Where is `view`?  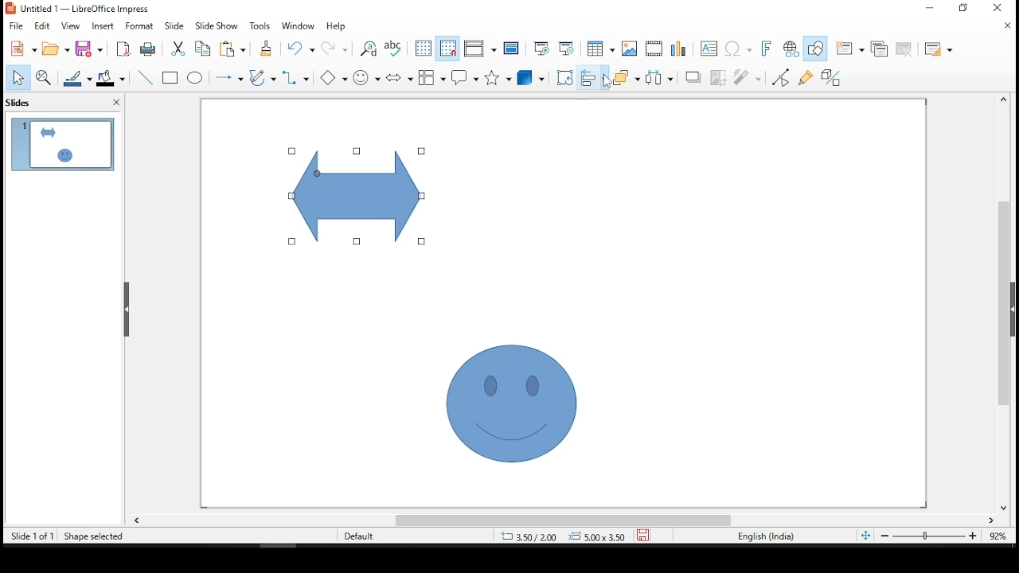 view is located at coordinates (72, 27).